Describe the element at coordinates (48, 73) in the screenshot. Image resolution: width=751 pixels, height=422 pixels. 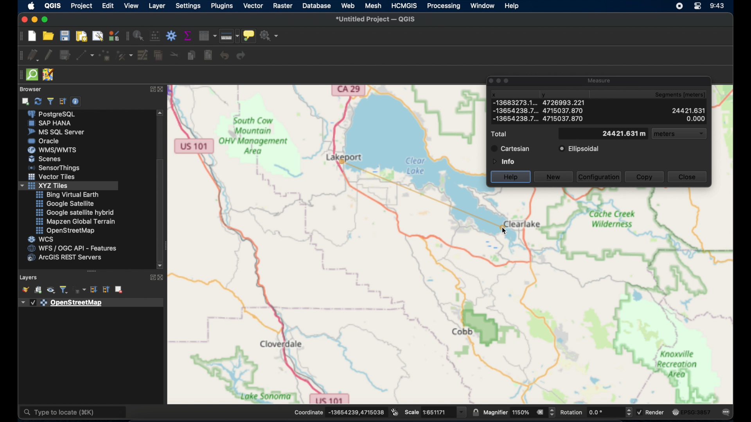
I see `JSOM remote` at that location.